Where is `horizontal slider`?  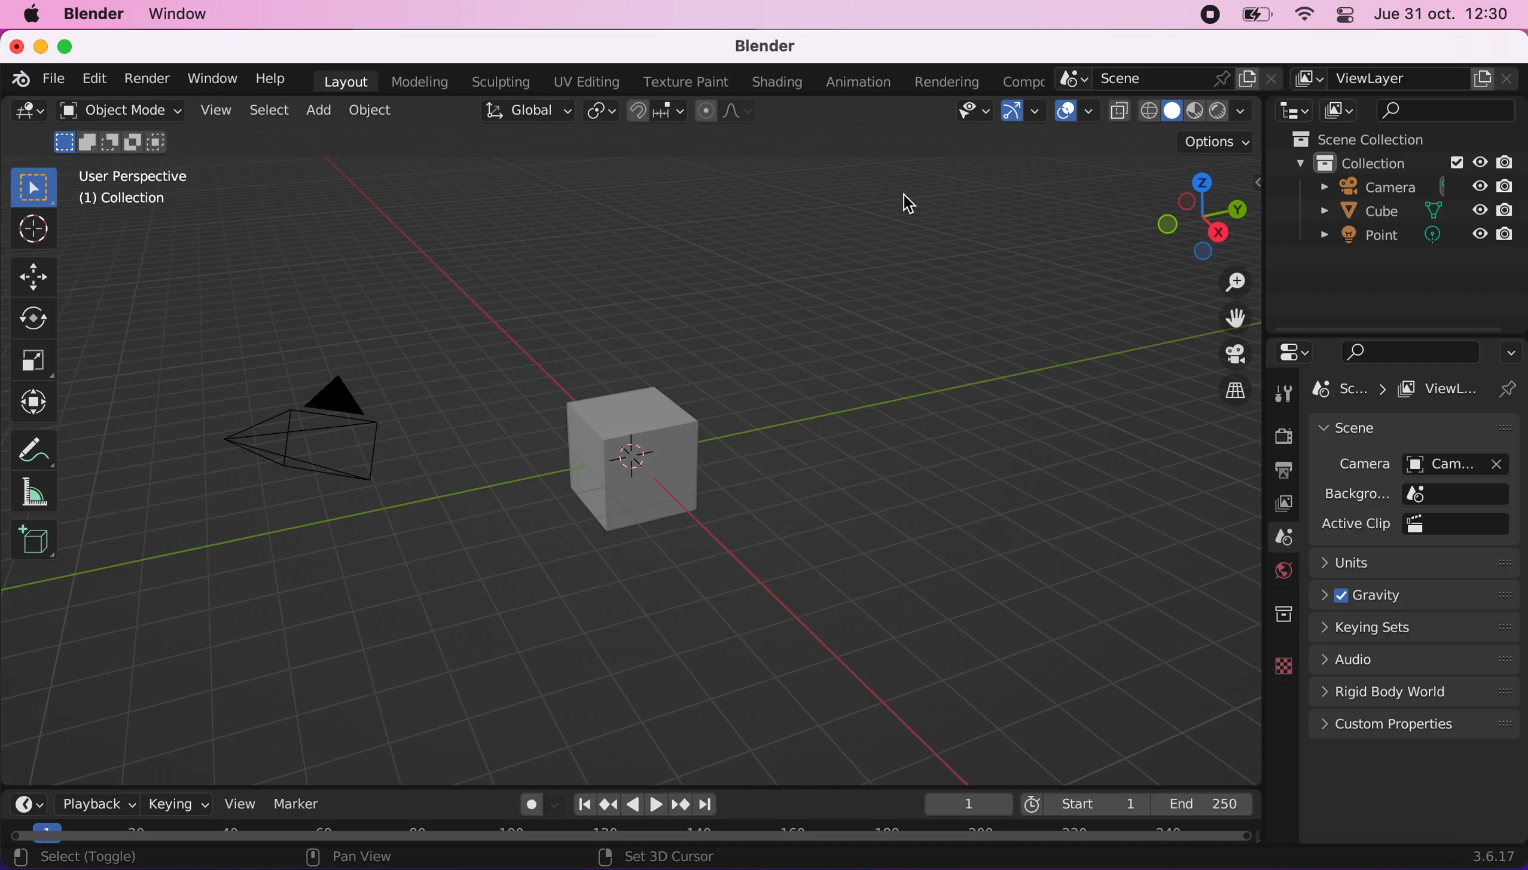 horizontal slider is located at coordinates (630, 834).